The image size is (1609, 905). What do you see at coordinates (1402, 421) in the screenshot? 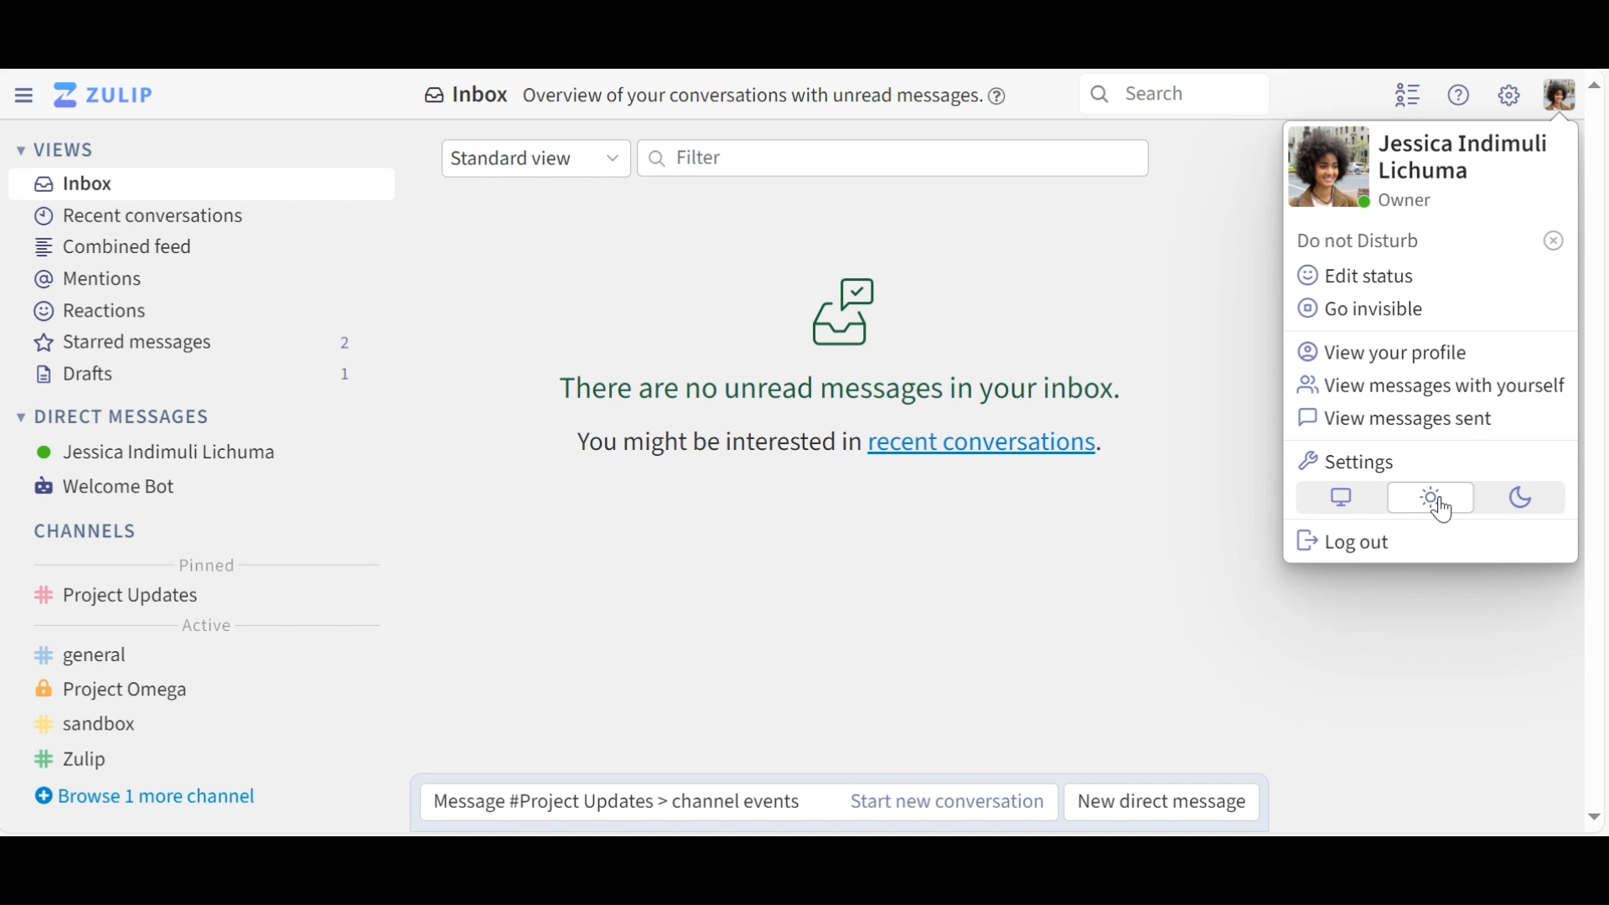
I see `View messages sent` at bounding box center [1402, 421].